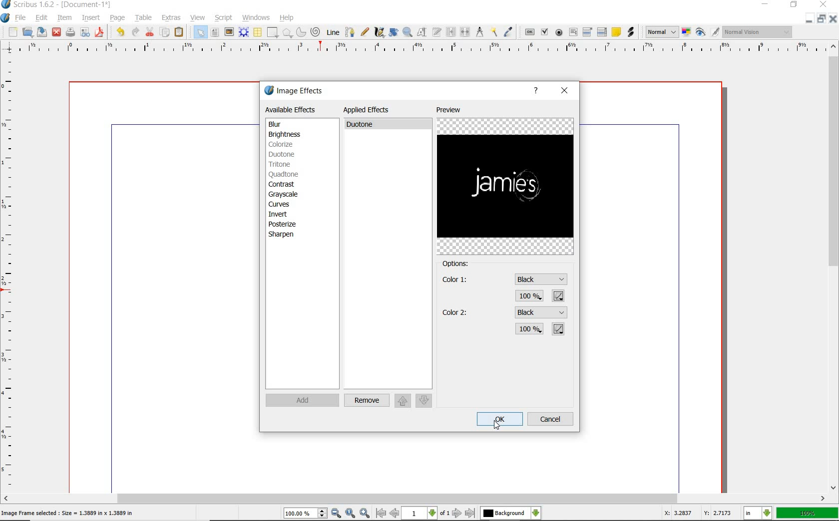 Image resolution: width=839 pixels, height=521 pixels. I want to click on save, so click(42, 32).